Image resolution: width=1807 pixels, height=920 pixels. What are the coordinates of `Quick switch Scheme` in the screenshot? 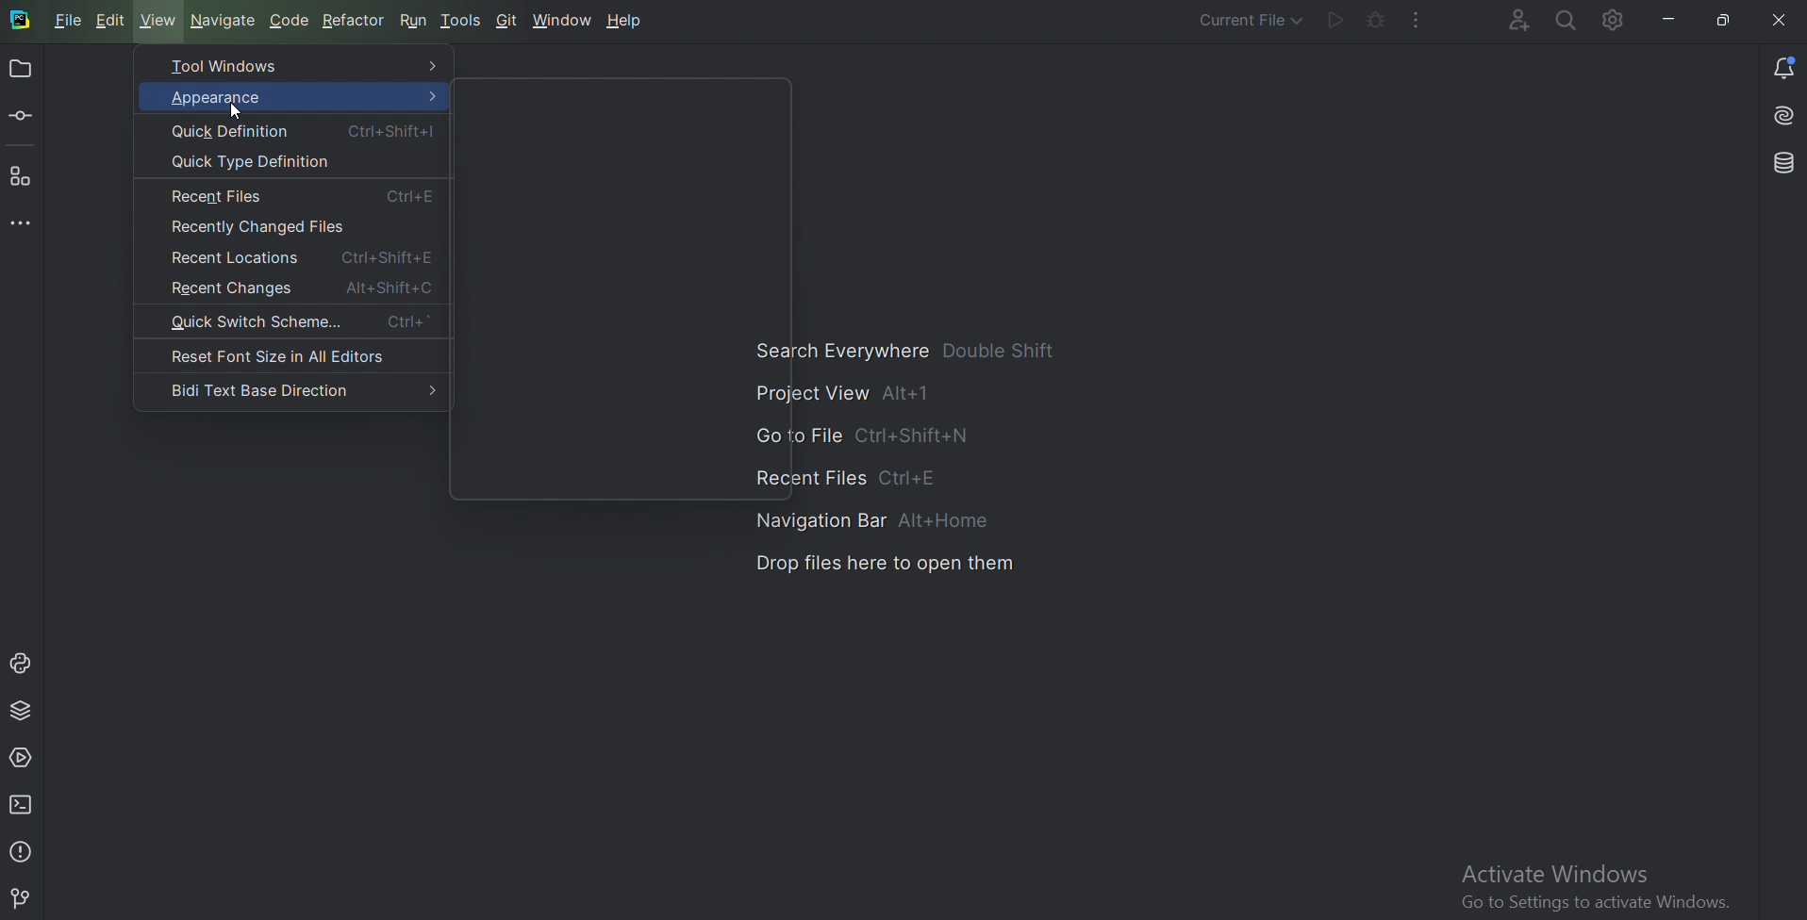 It's located at (296, 324).